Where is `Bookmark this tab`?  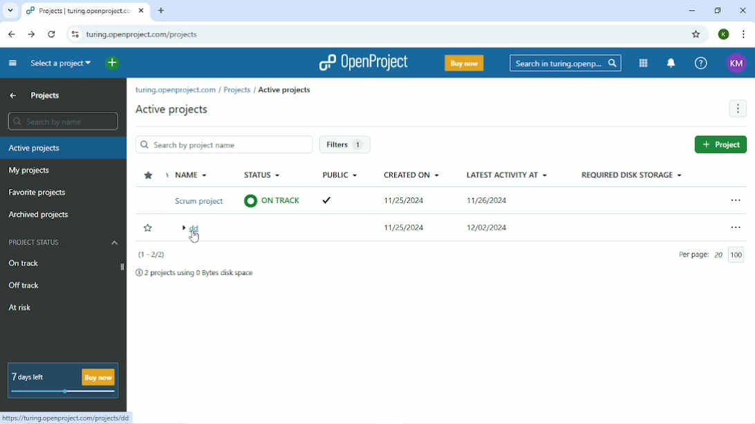 Bookmark this tab is located at coordinates (698, 35).